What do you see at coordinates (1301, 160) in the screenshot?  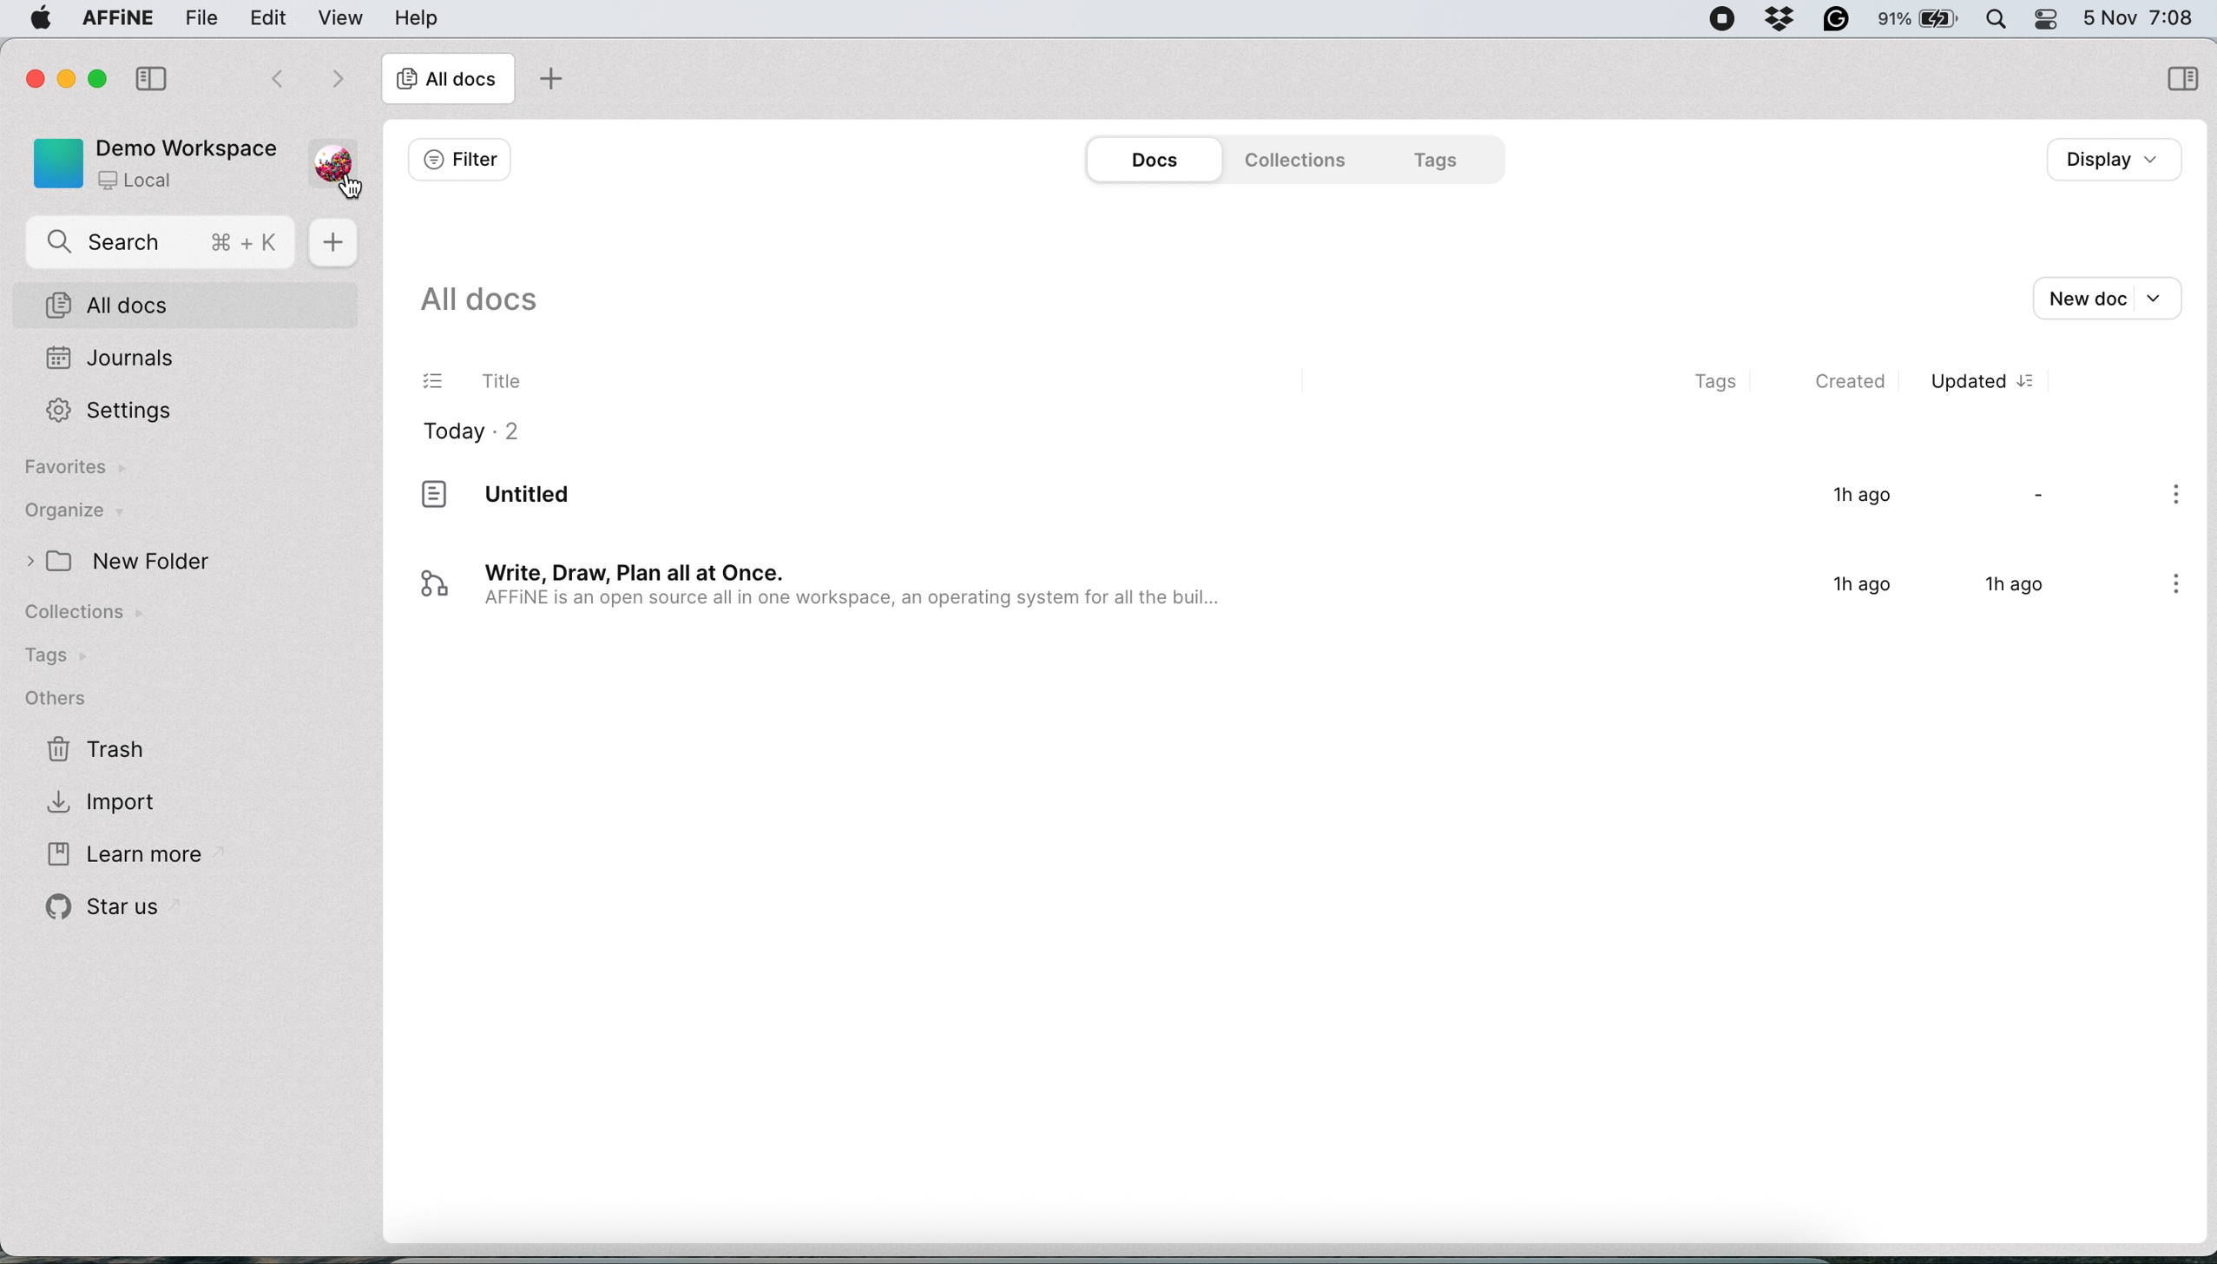 I see `collections` at bounding box center [1301, 160].